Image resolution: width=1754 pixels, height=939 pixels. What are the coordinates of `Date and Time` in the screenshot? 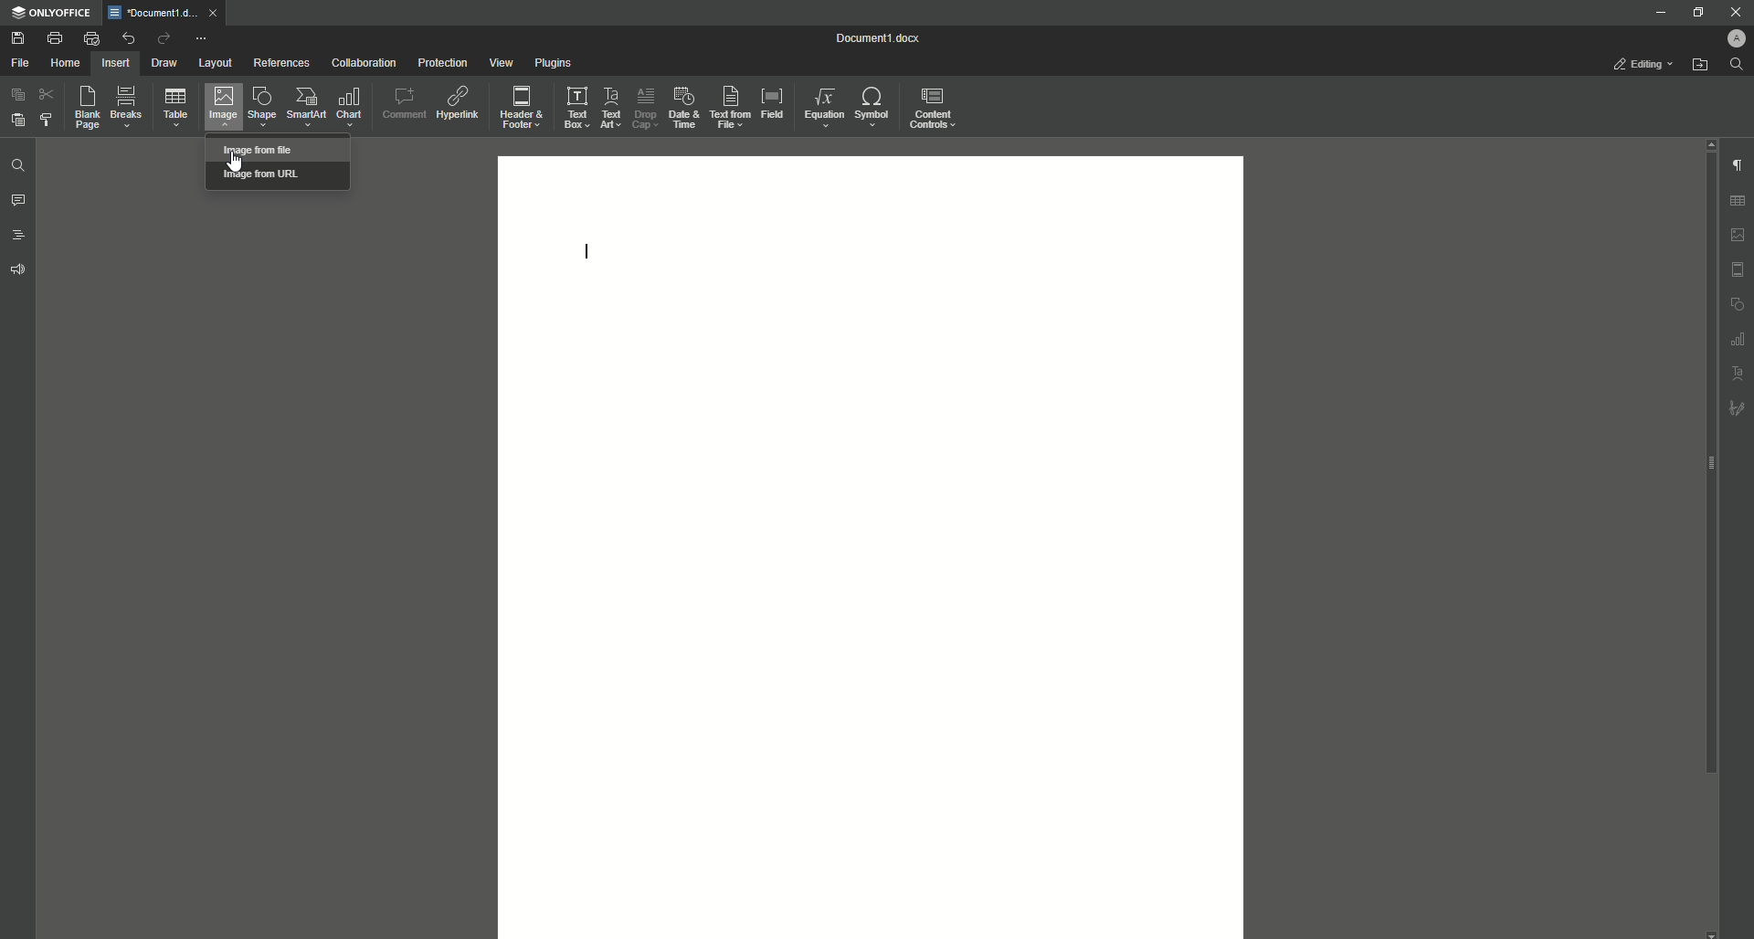 It's located at (683, 107).